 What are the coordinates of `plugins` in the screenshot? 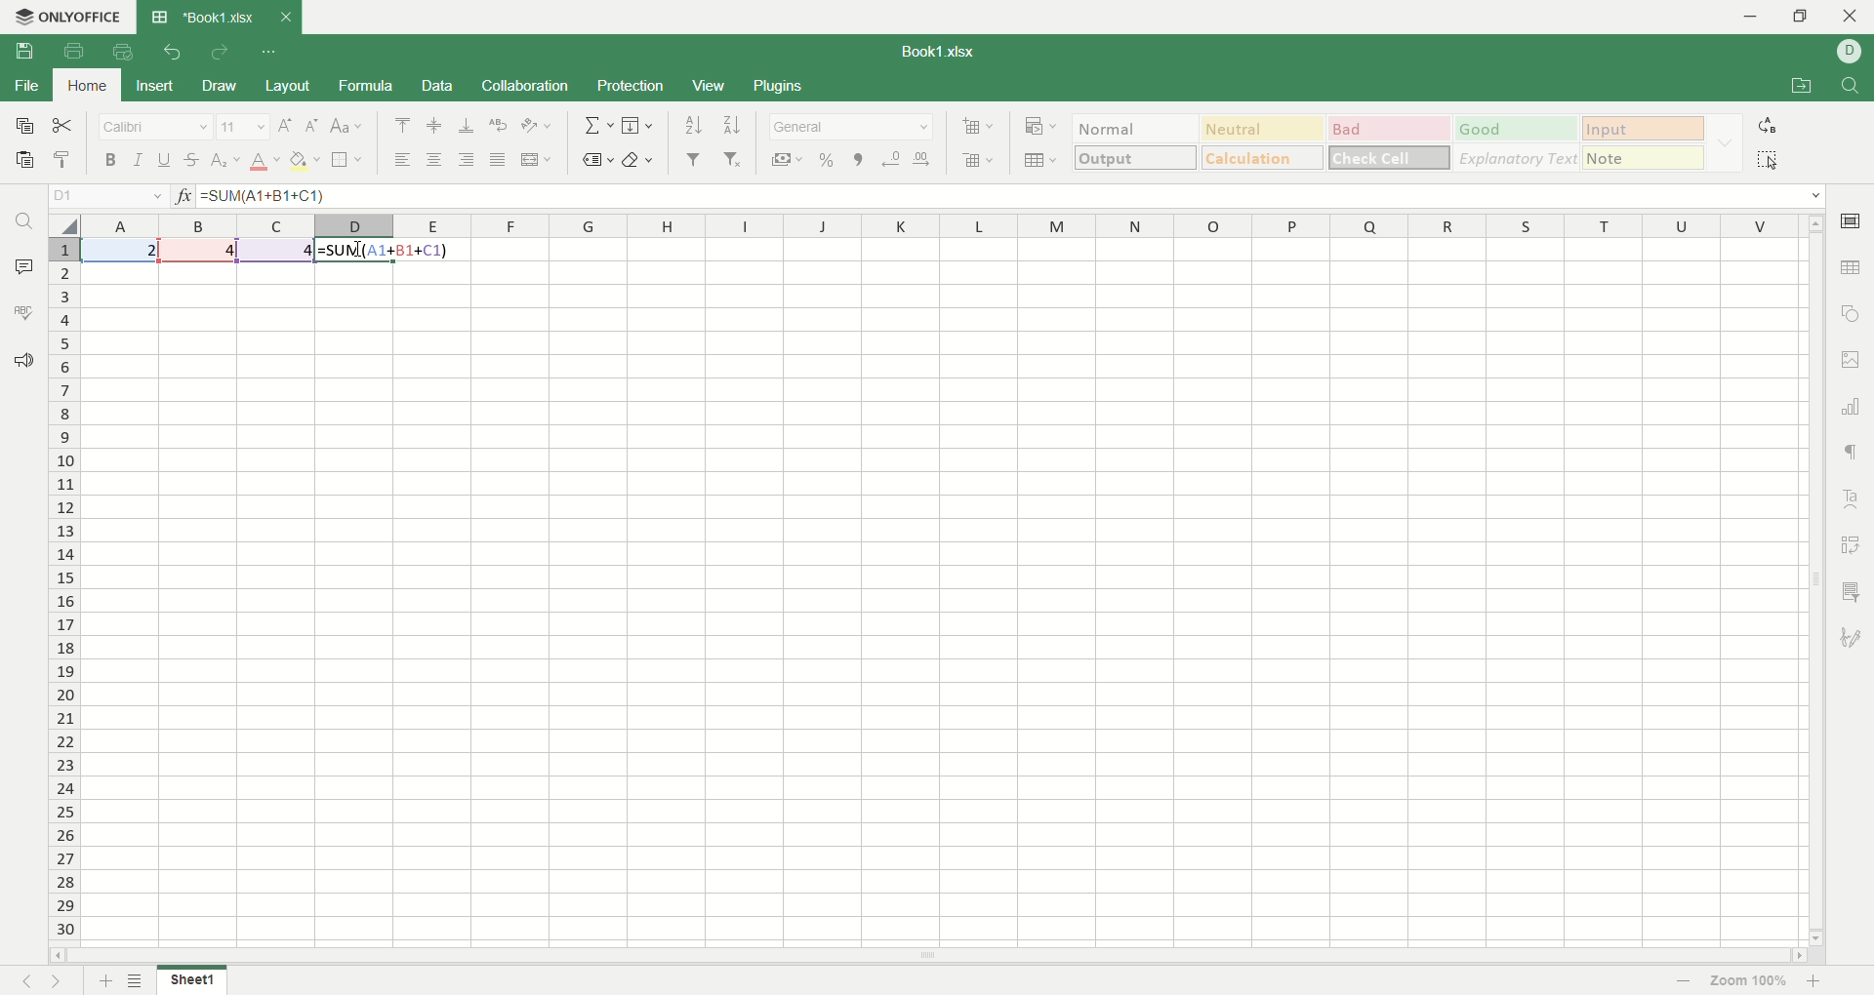 It's located at (777, 86).